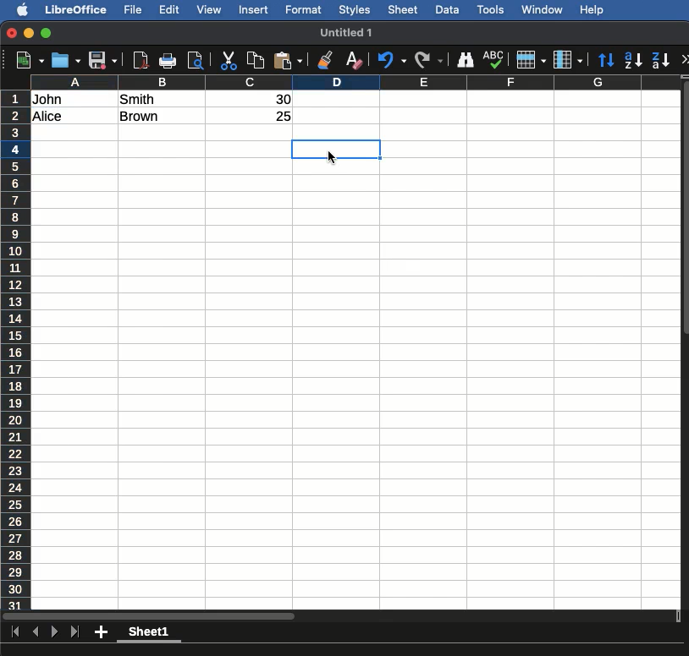 This screenshot has height=656, width=689. I want to click on New, so click(30, 58).